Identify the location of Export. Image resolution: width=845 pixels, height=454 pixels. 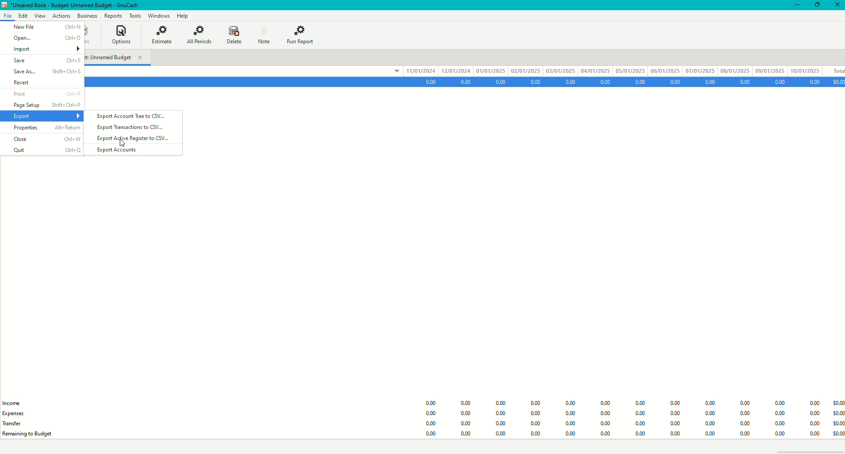
(43, 116).